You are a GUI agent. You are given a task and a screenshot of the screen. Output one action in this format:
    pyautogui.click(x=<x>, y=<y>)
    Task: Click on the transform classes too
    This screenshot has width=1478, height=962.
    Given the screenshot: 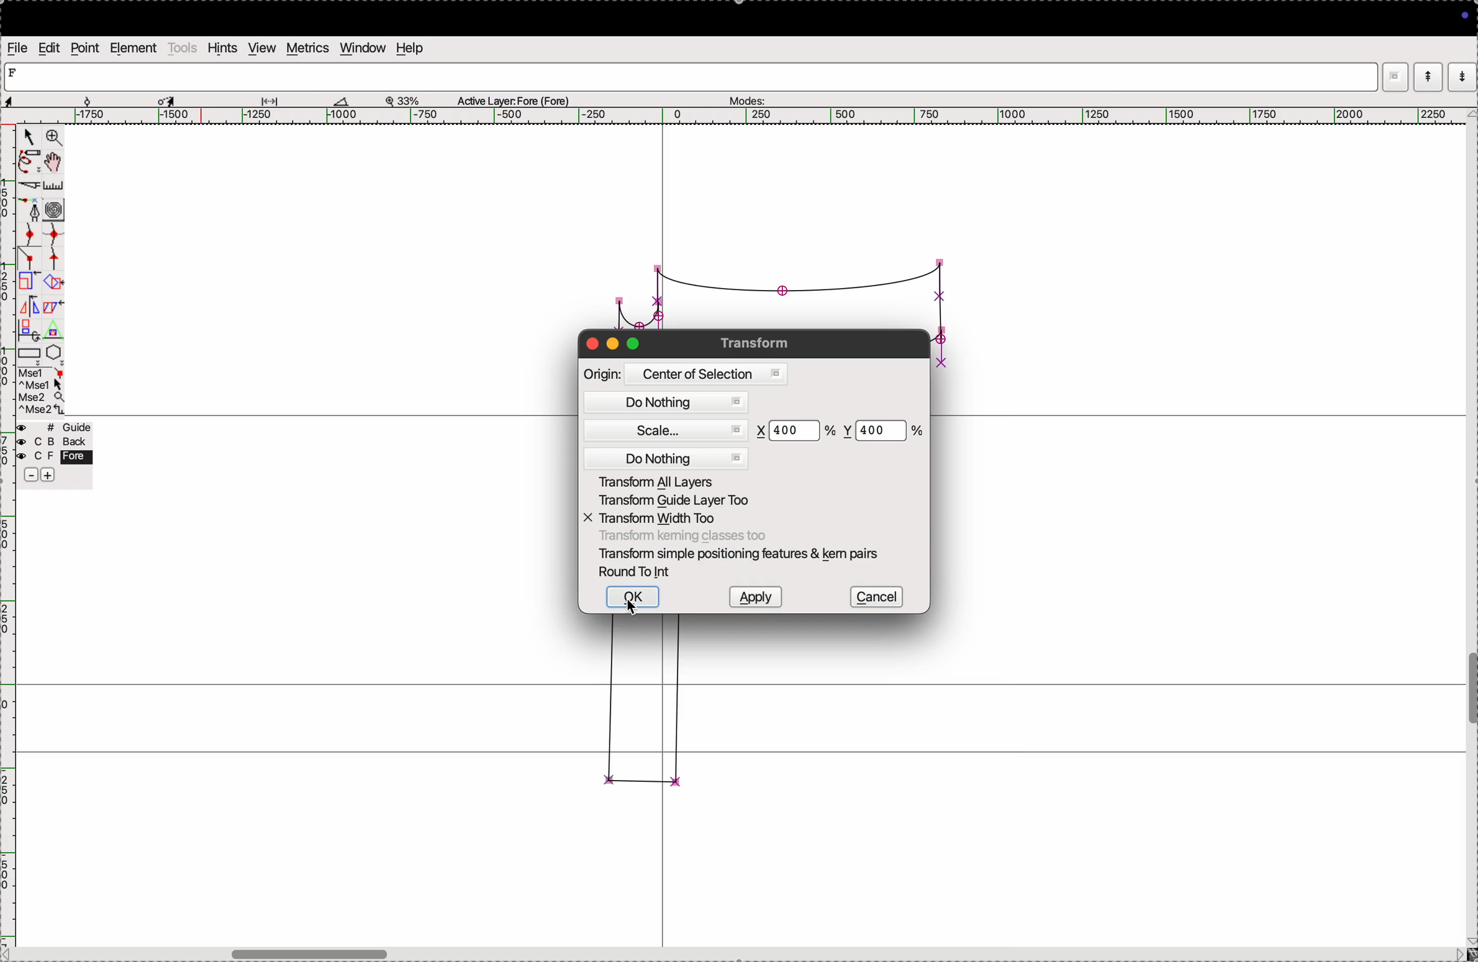 What is the action you would take?
    pyautogui.click(x=682, y=537)
    